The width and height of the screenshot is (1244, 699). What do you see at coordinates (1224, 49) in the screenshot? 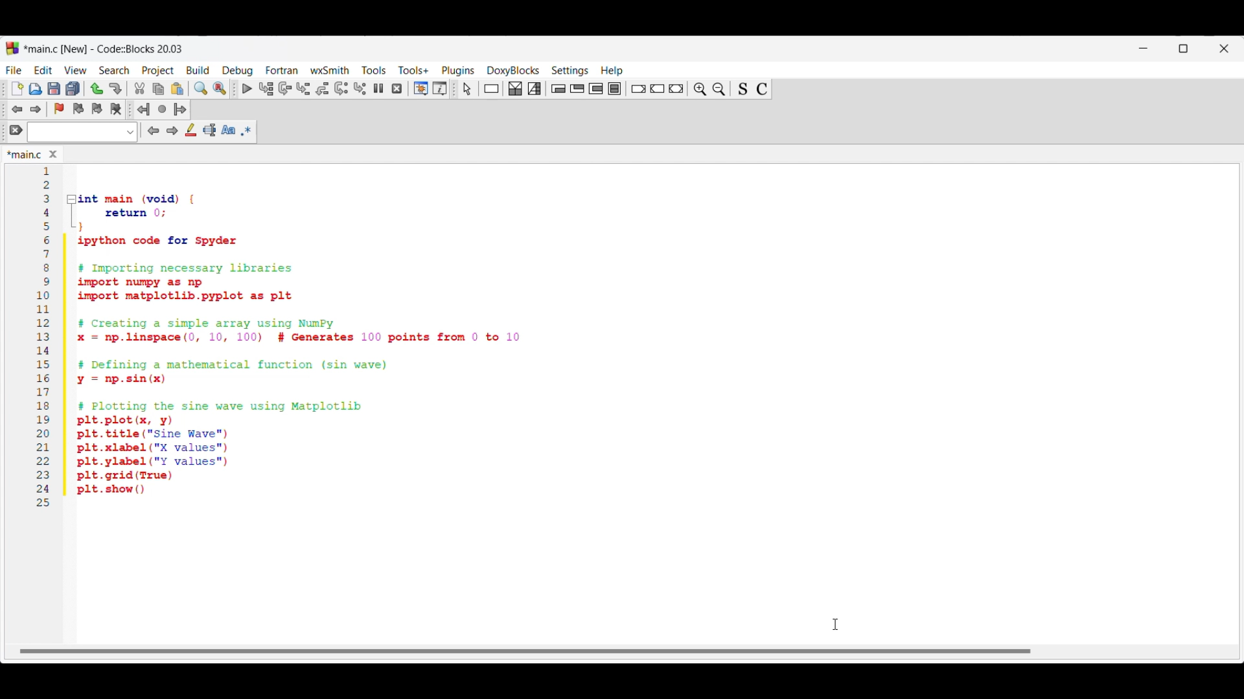
I see `Close interface` at bounding box center [1224, 49].